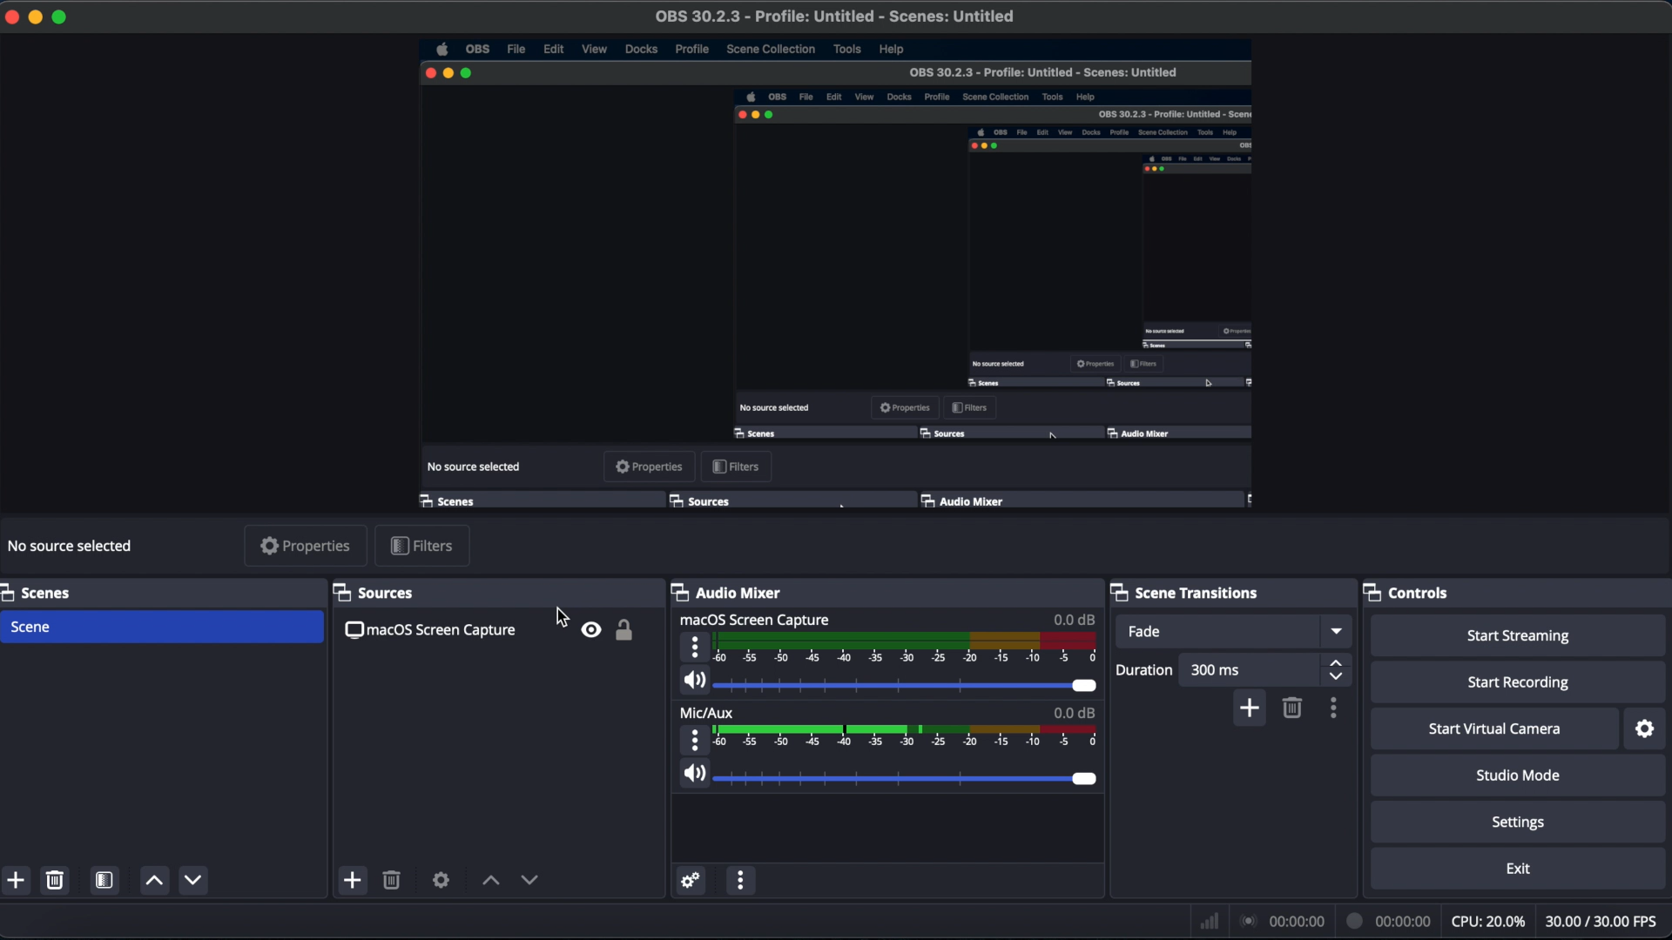 This screenshot has height=940, width=1672. Describe the element at coordinates (104, 881) in the screenshot. I see `open scene filters` at that location.